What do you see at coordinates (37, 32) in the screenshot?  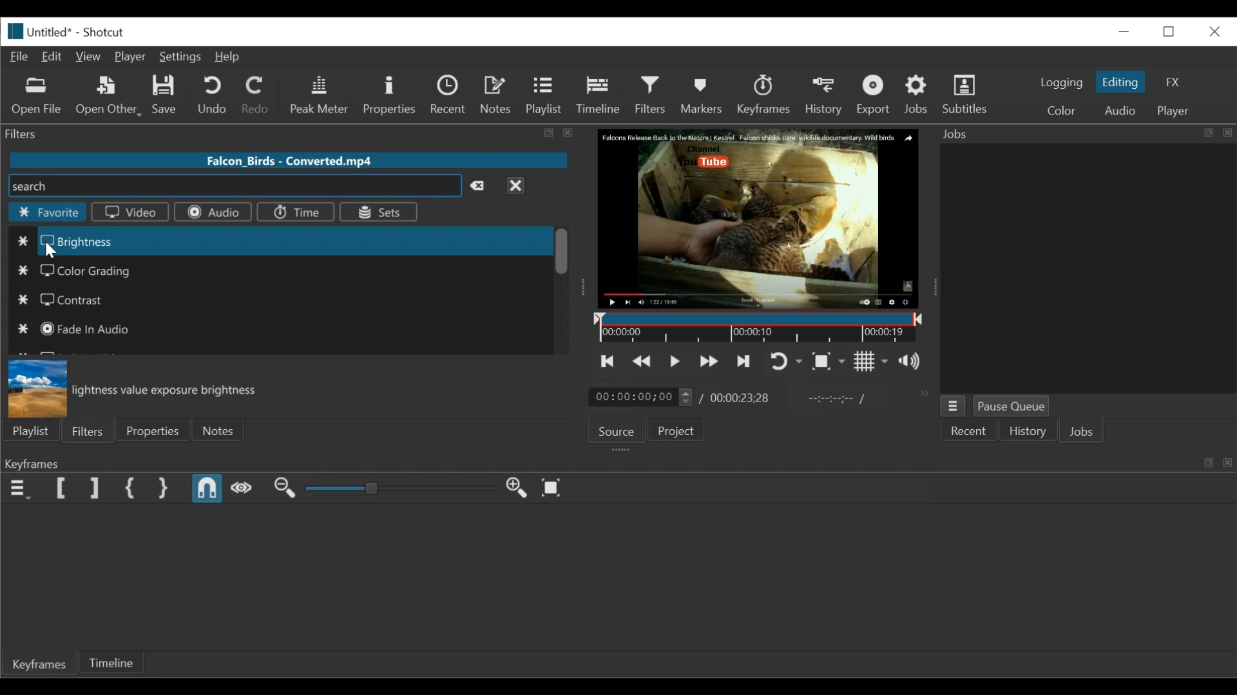 I see `File Name` at bounding box center [37, 32].